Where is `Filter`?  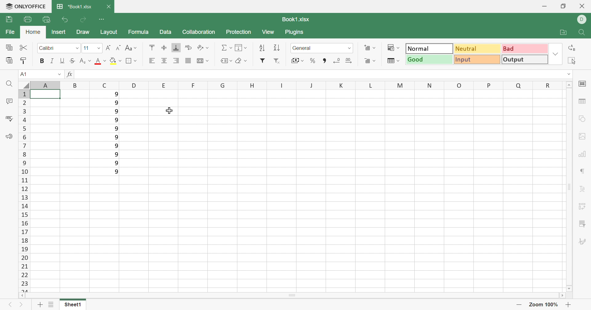 Filter is located at coordinates (262, 62).